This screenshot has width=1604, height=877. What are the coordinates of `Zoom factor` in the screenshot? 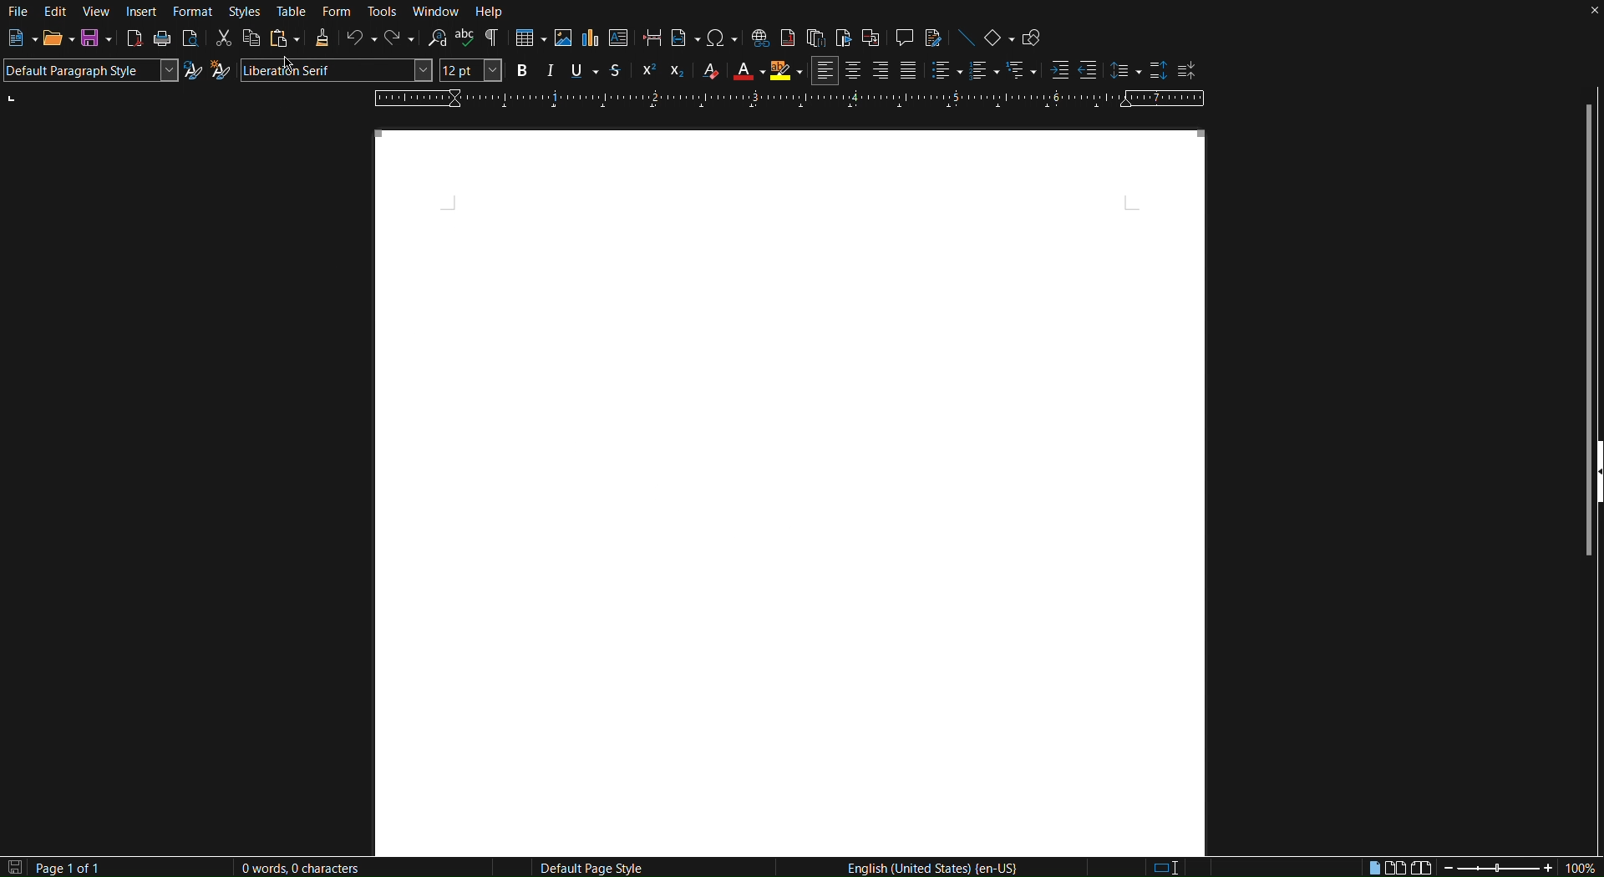 It's located at (1584, 866).